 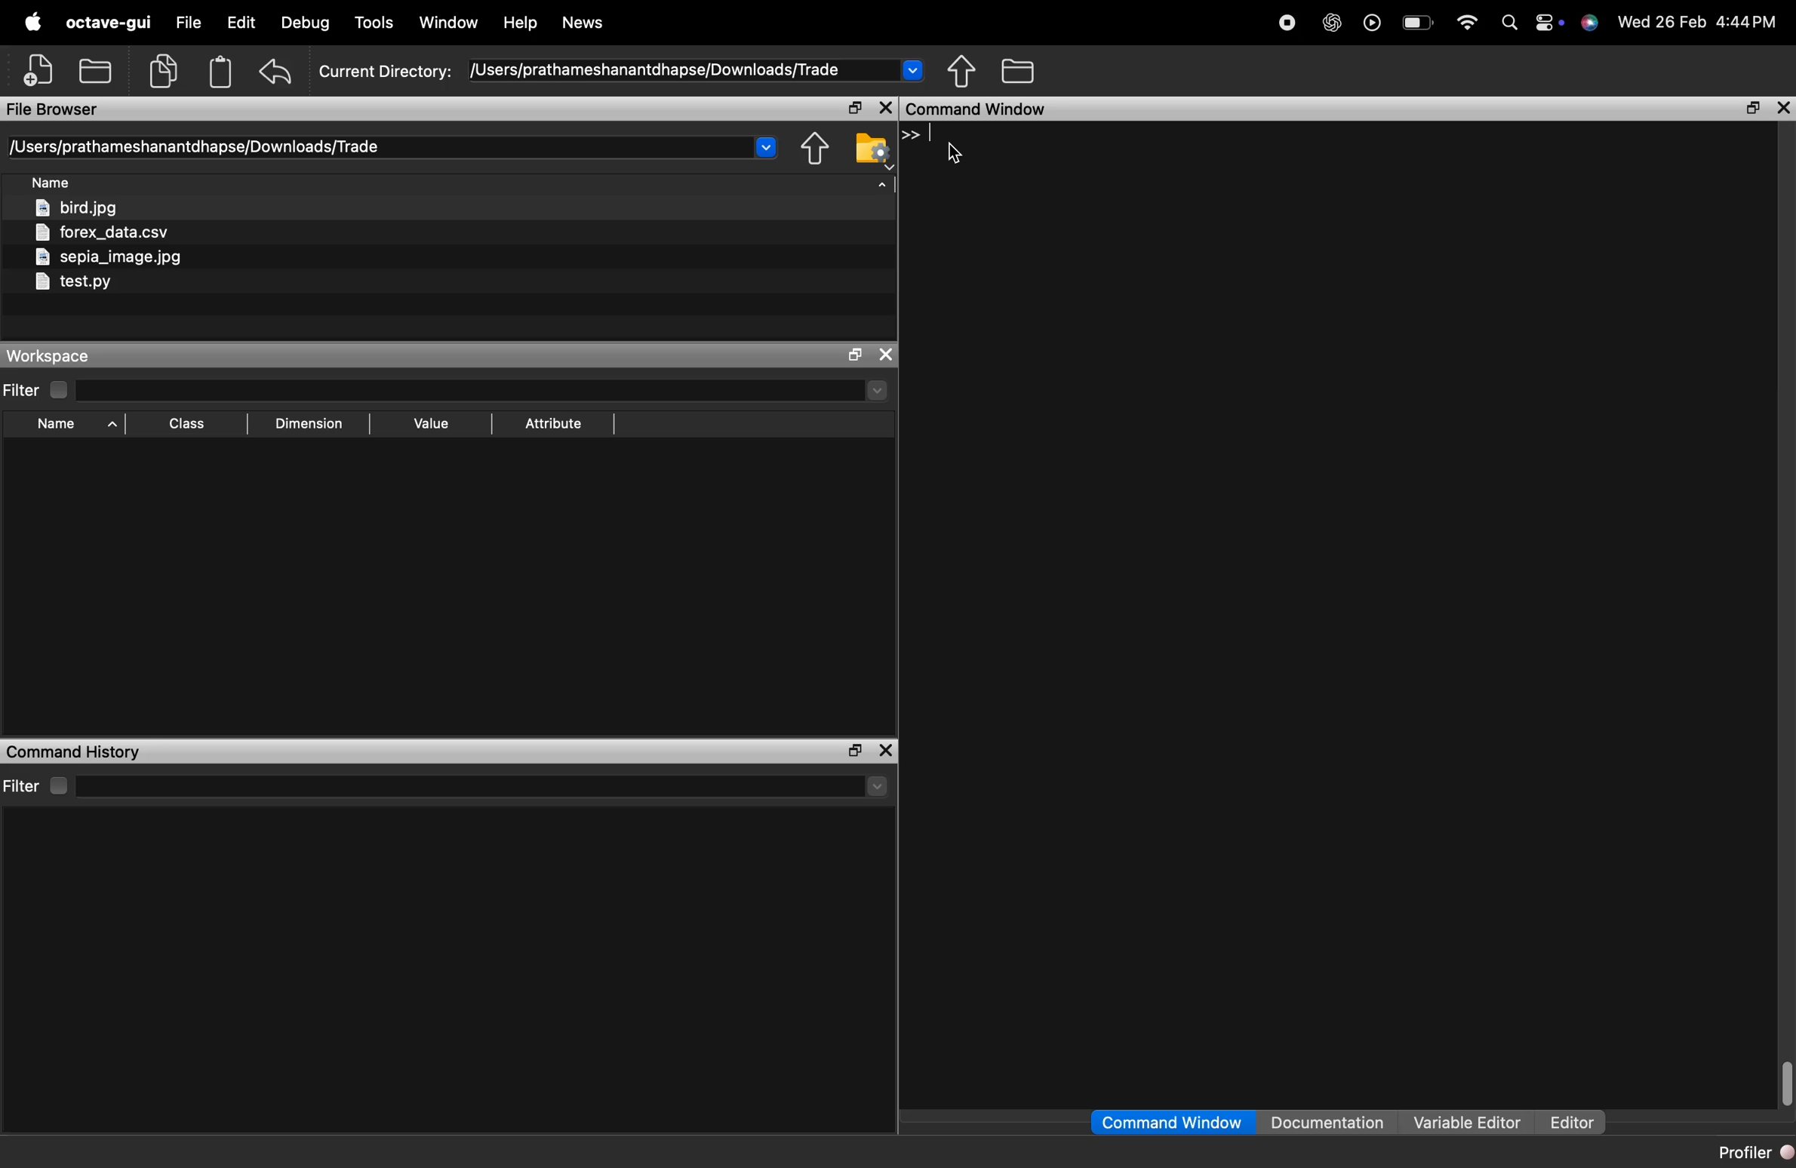 I want to click on Command History, so click(x=75, y=752).